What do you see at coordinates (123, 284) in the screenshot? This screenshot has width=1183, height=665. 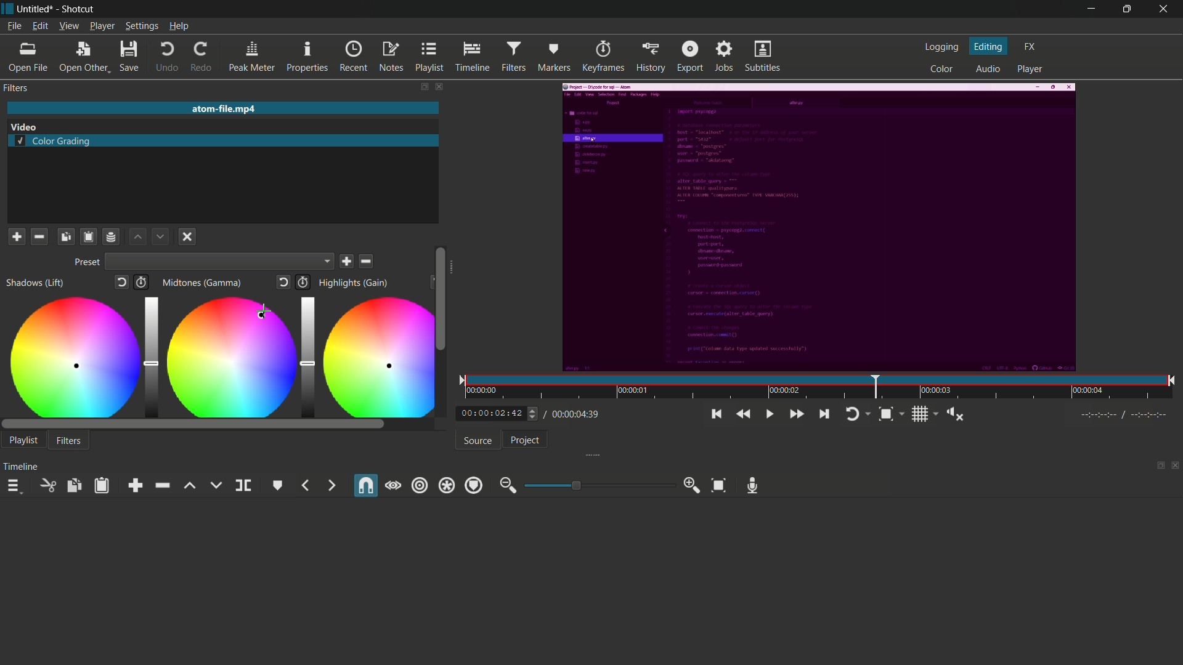 I see `reset to default` at bounding box center [123, 284].